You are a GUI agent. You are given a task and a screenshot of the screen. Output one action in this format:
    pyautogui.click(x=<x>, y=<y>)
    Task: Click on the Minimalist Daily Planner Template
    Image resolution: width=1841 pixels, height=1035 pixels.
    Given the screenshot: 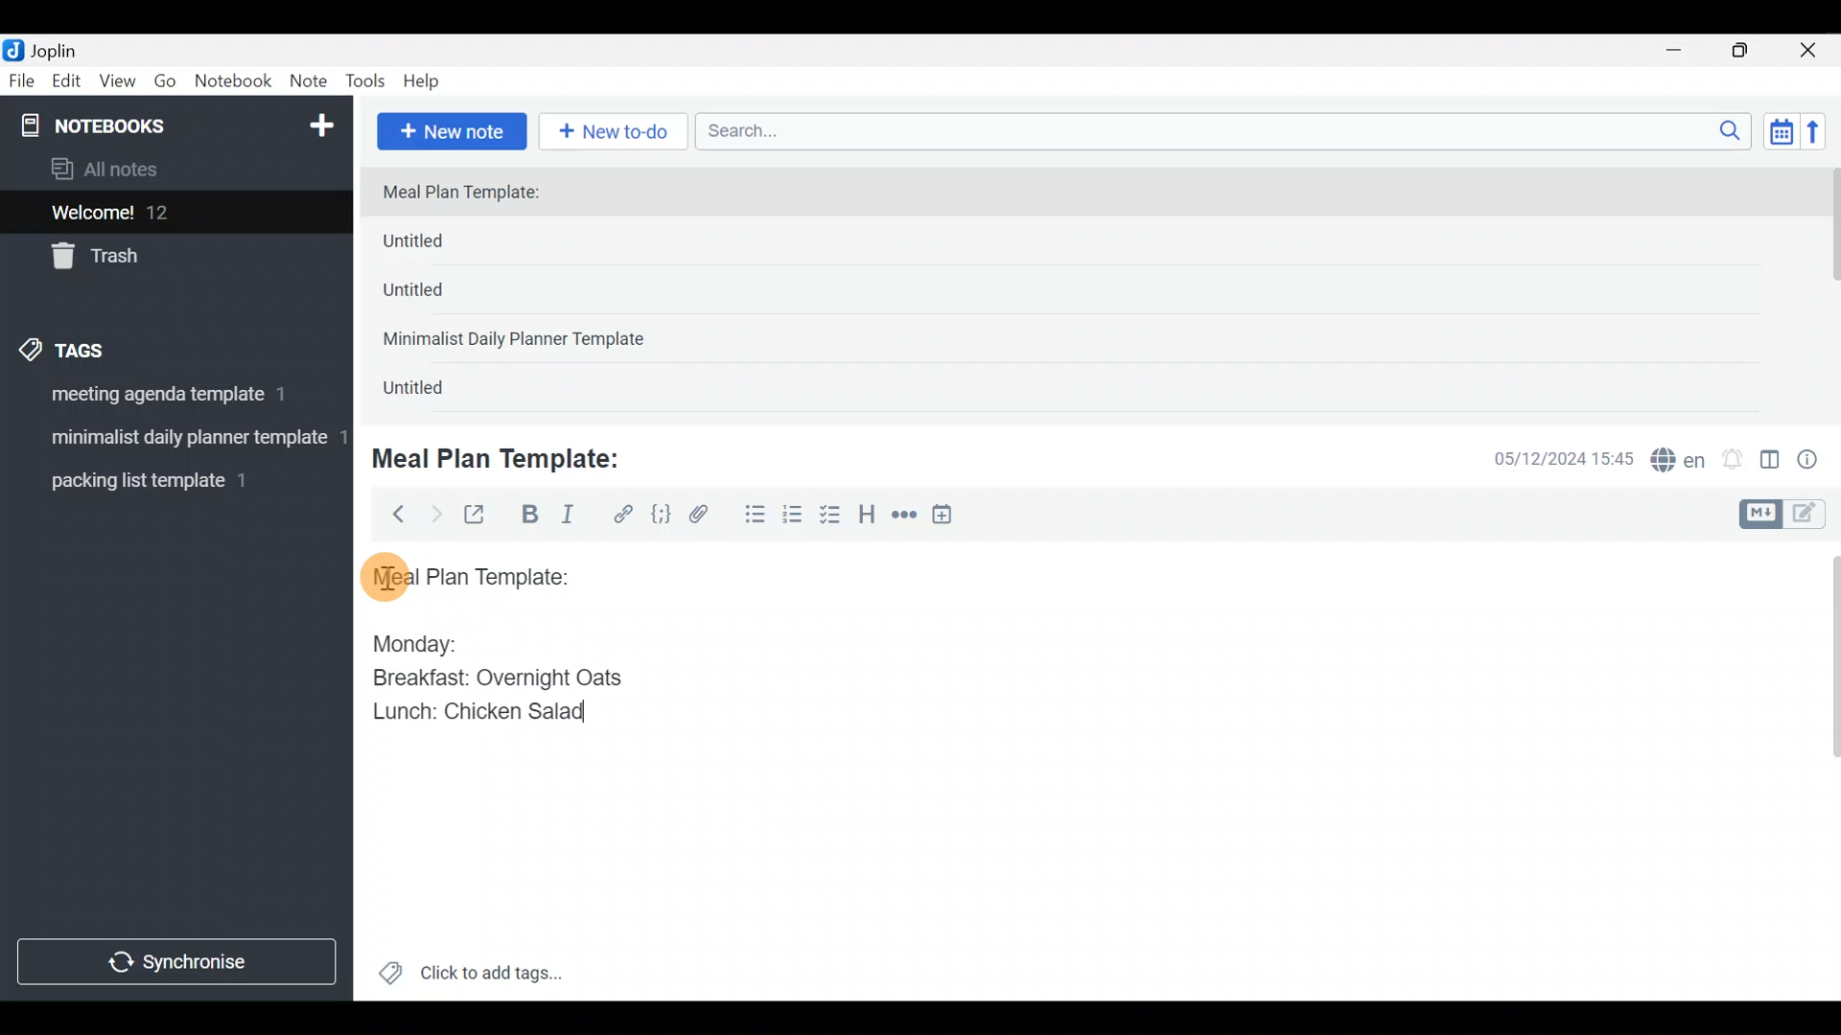 What is the action you would take?
    pyautogui.click(x=520, y=341)
    